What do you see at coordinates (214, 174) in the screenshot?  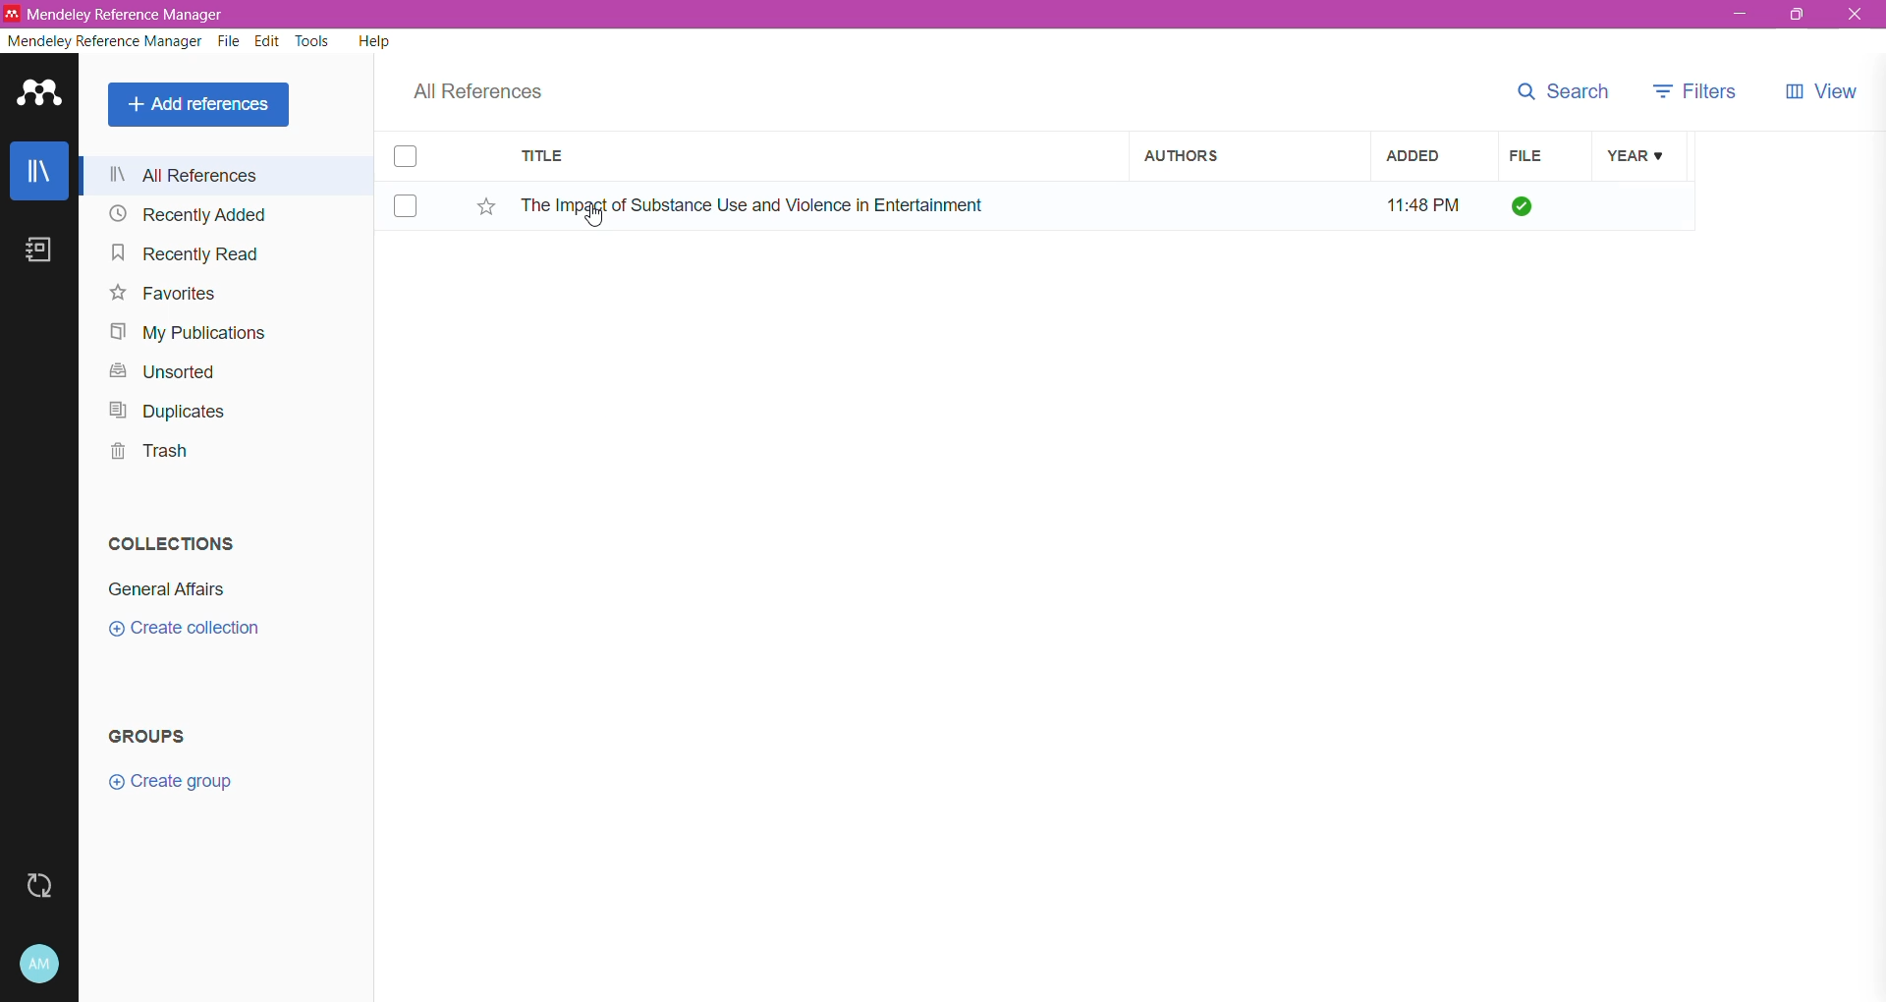 I see `All References` at bounding box center [214, 174].